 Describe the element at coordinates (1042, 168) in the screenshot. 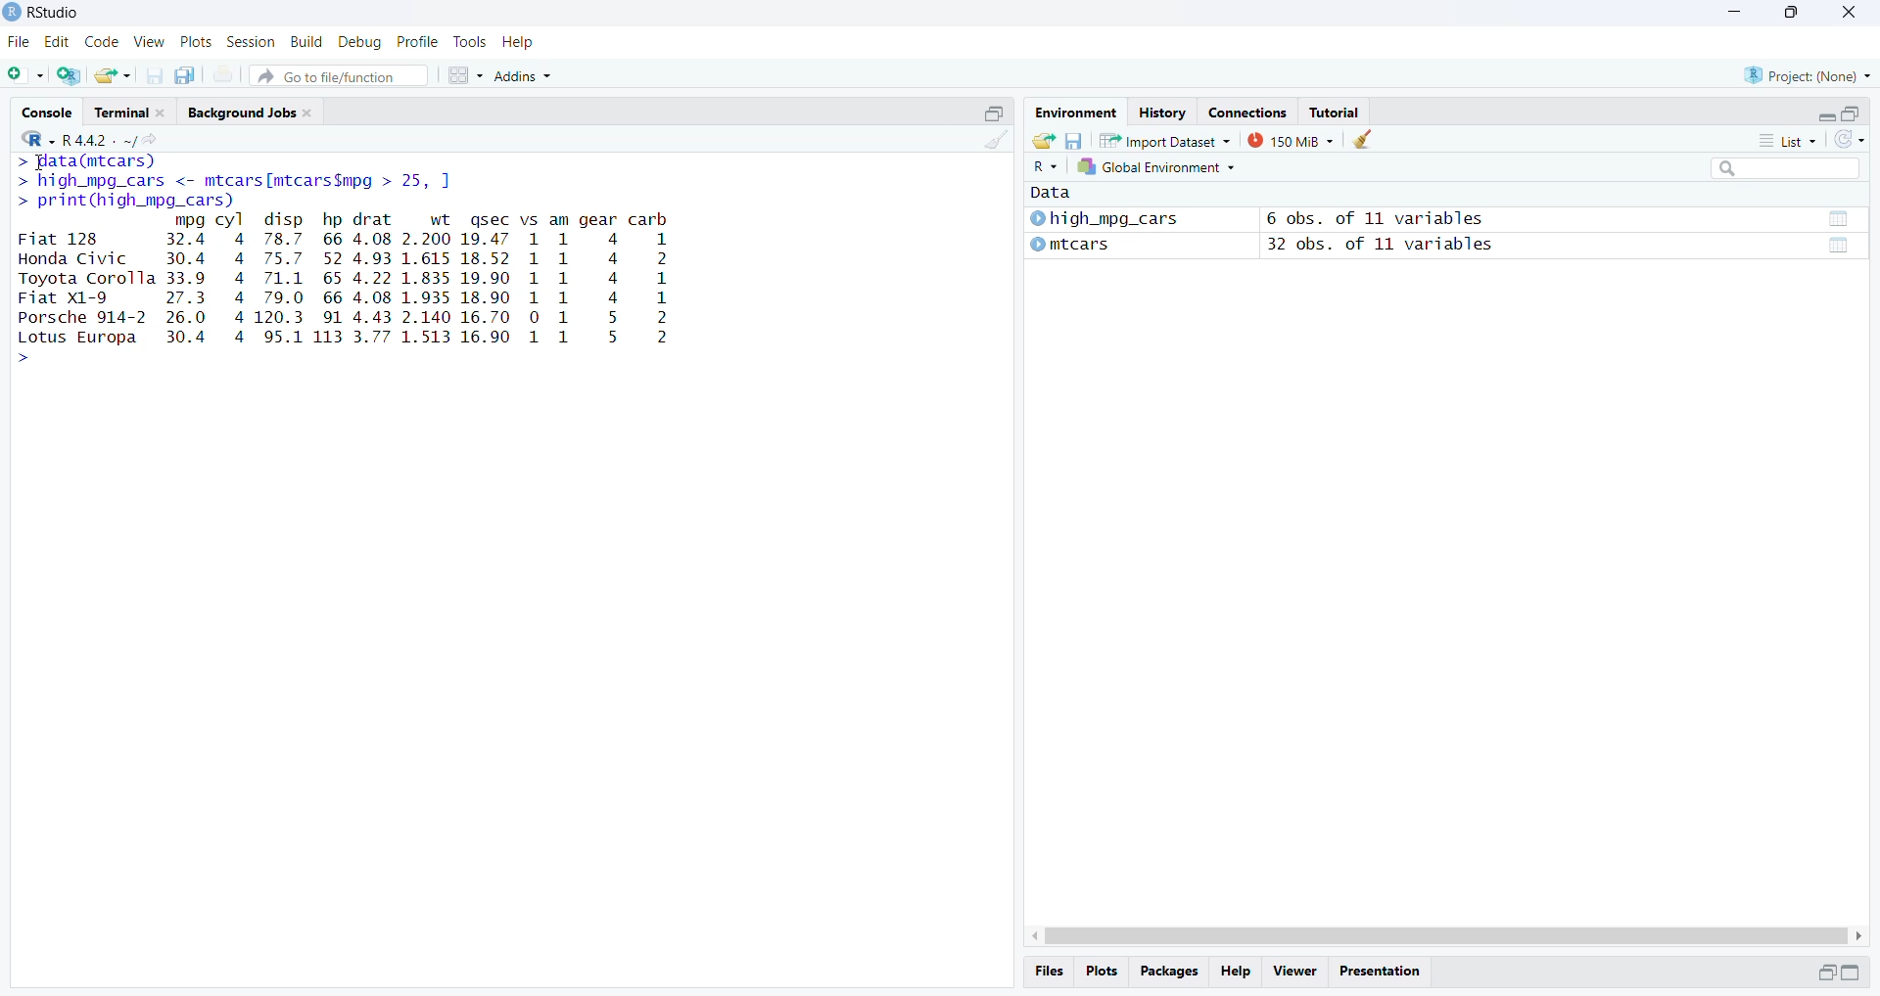

I see `R` at that location.